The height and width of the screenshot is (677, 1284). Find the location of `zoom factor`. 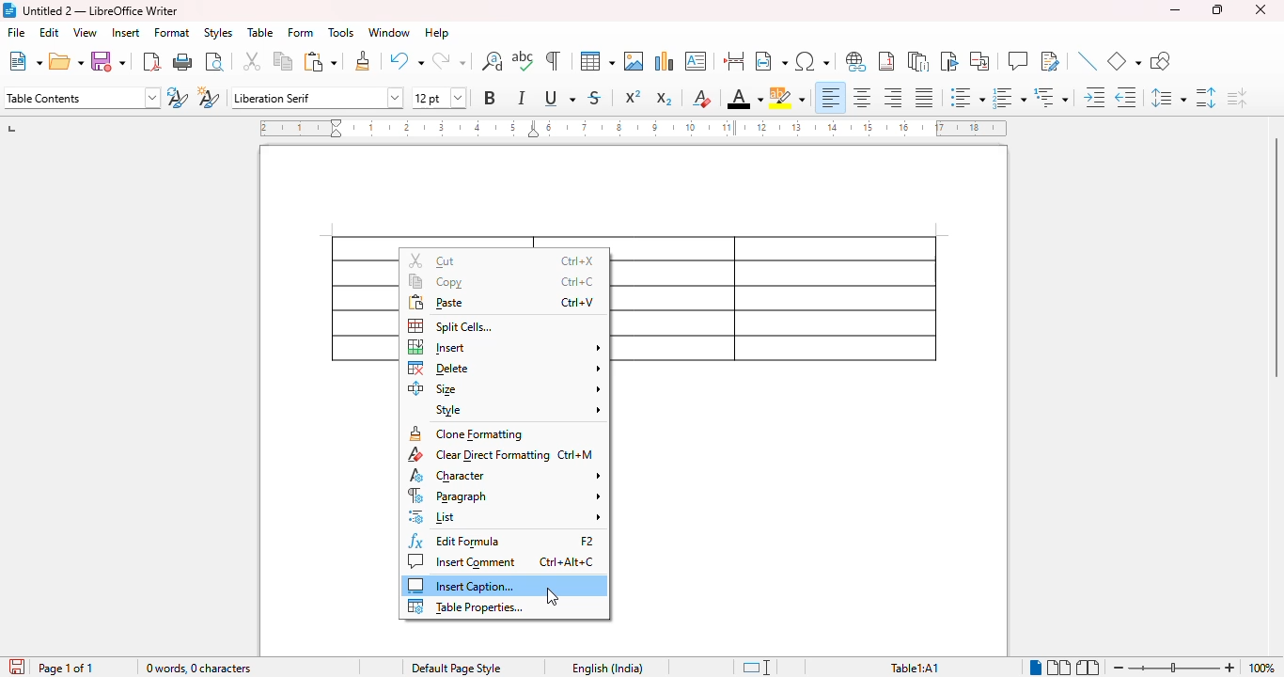

zoom factor is located at coordinates (1261, 668).